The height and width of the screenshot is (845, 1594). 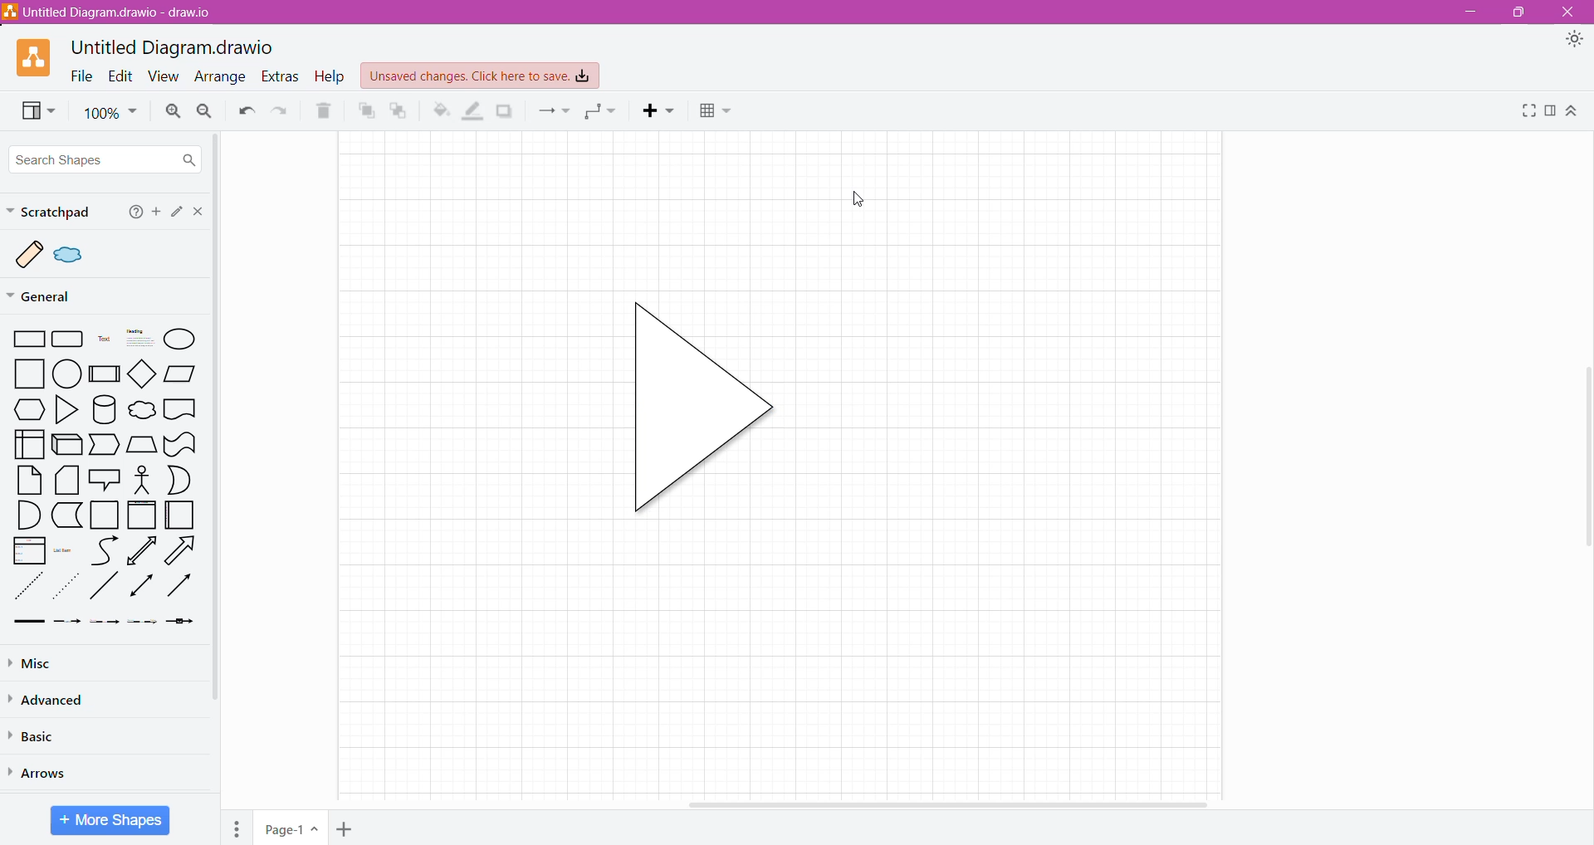 What do you see at coordinates (321, 112) in the screenshot?
I see `Delete` at bounding box center [321, 112].